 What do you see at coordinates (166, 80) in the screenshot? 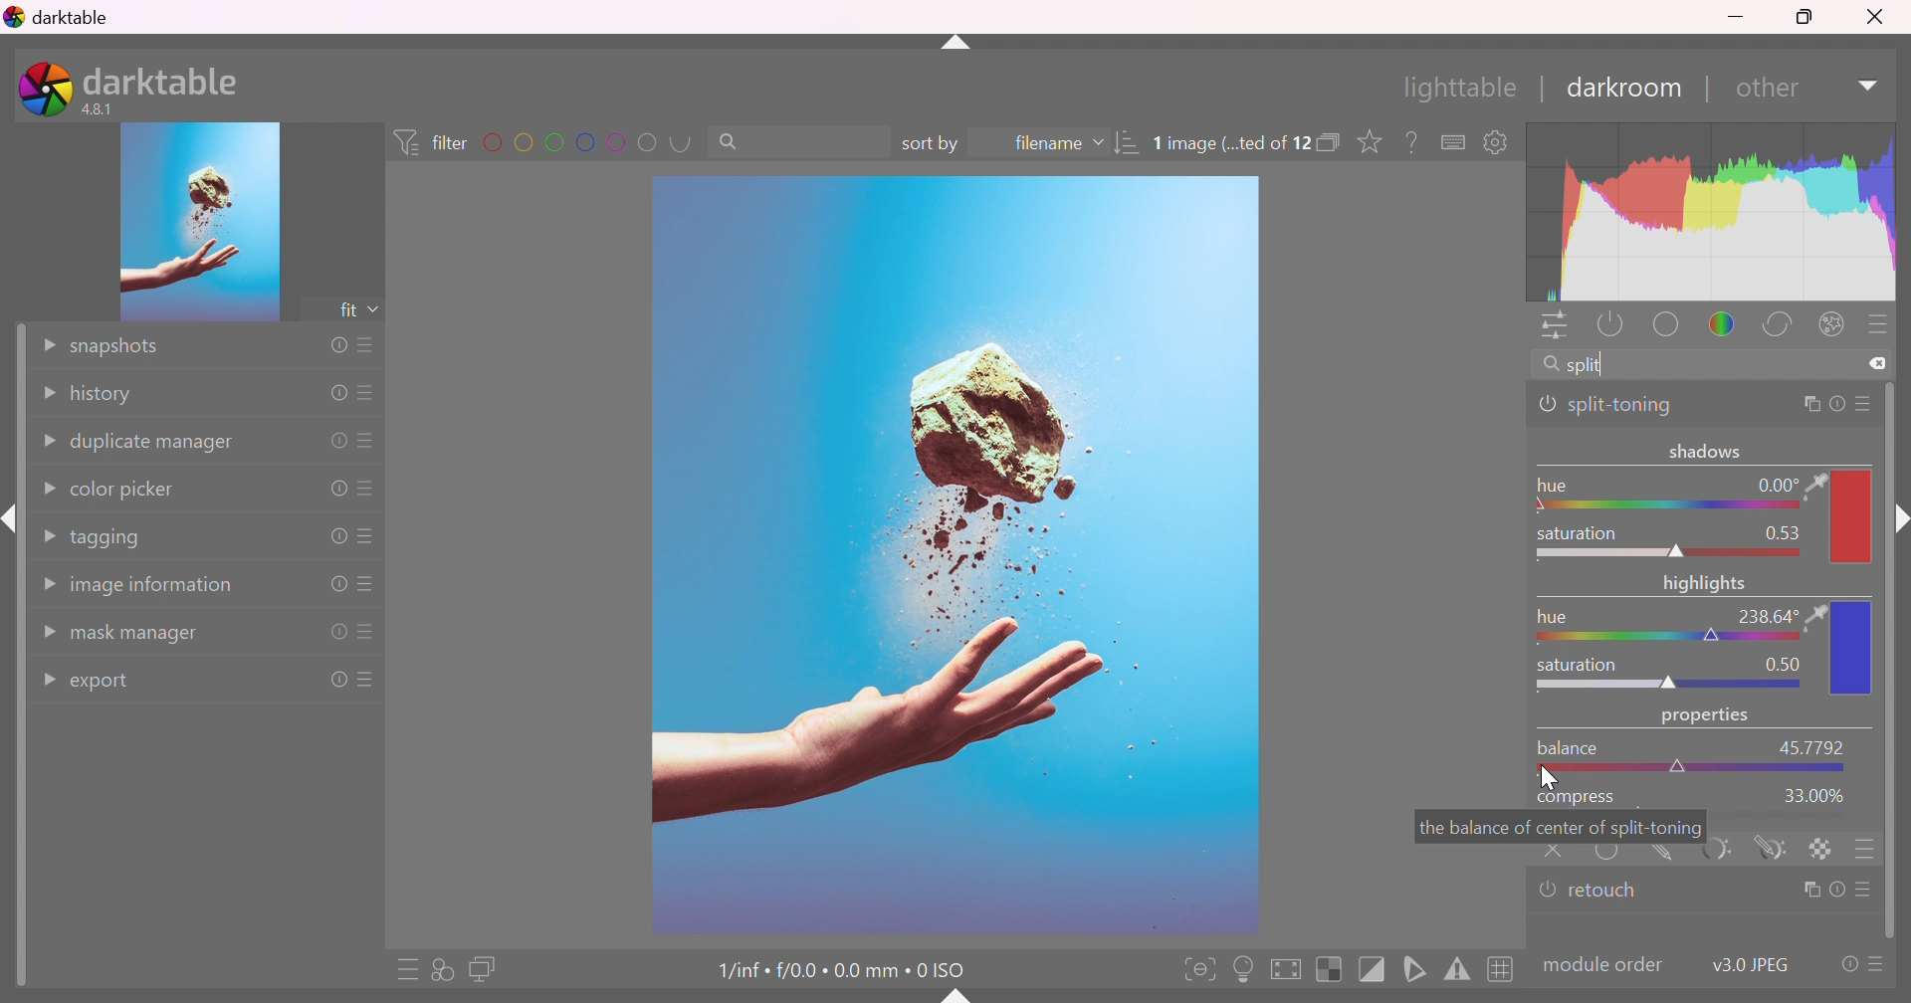
I see `darktable` at bounding box center [166, 80].